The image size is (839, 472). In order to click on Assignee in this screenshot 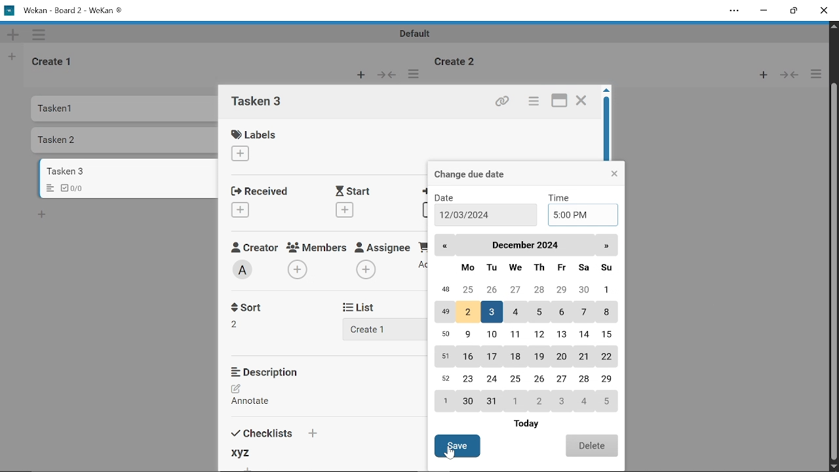, I will do `click(383, 246)`.